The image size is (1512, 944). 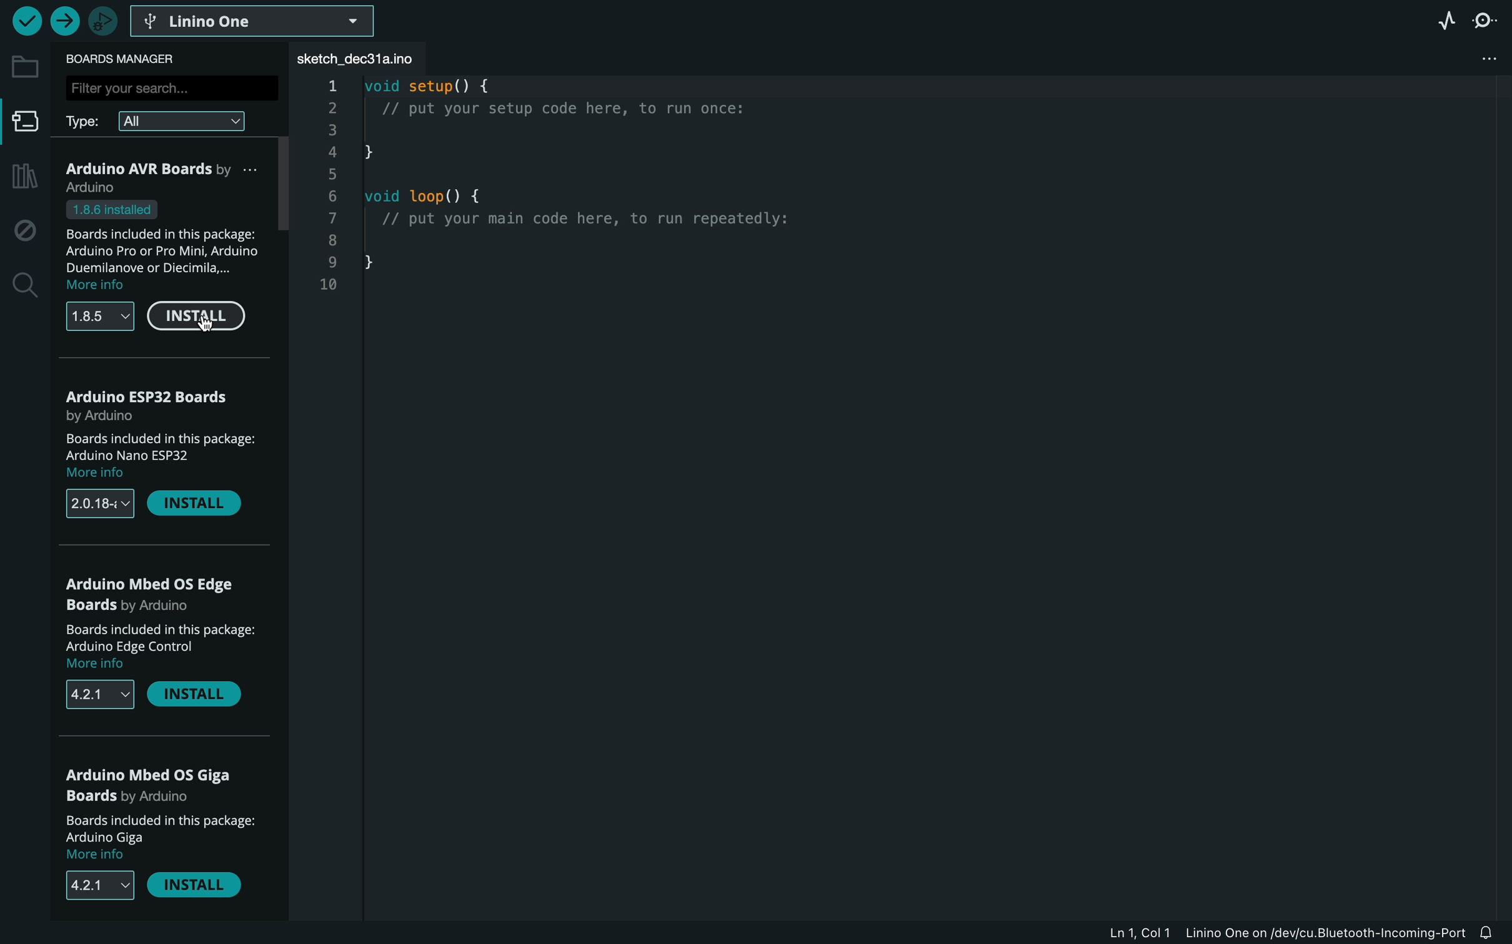 What do you see at coordinates (154, 784) in the screenshot?
I see `OS gIGA` at bounding box center [154, 784].